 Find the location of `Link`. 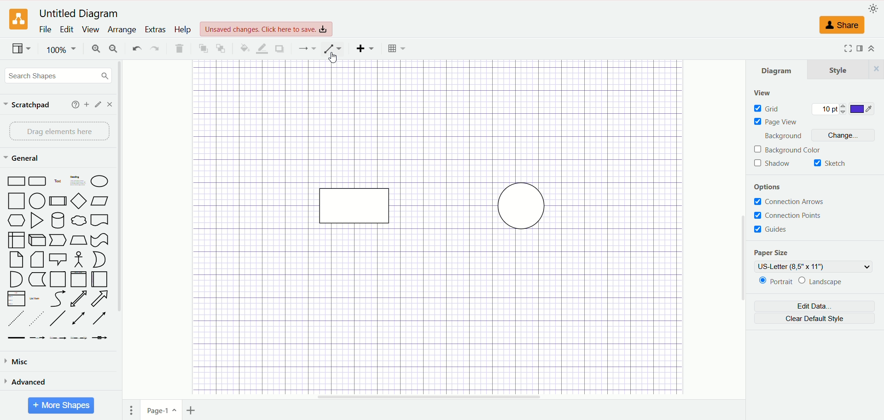

Link is located at coordinates (17, 339).